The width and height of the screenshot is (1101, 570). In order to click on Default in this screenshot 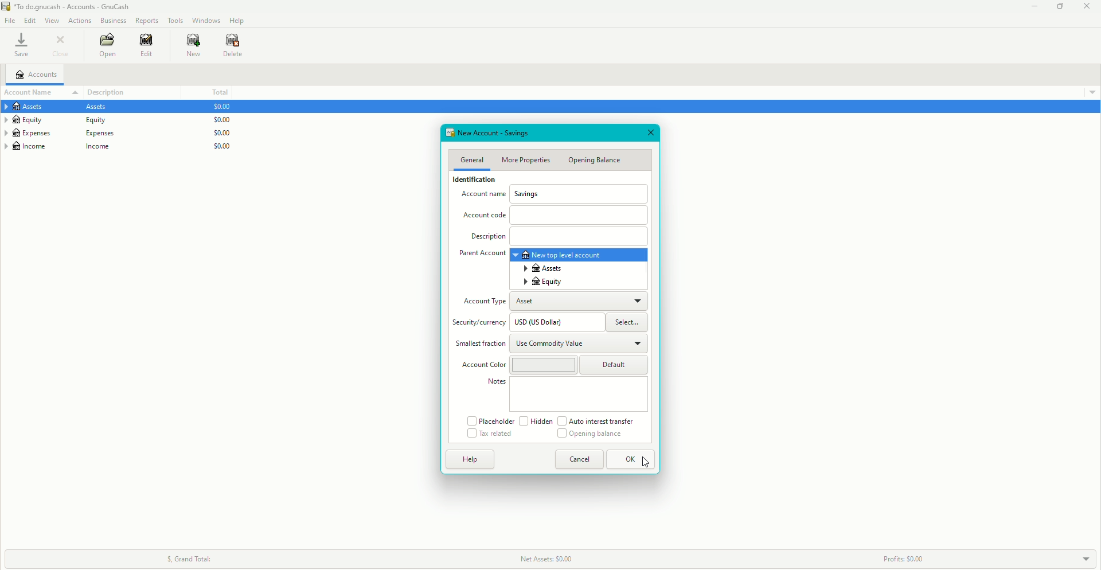, I will do `click(616, 364)`.